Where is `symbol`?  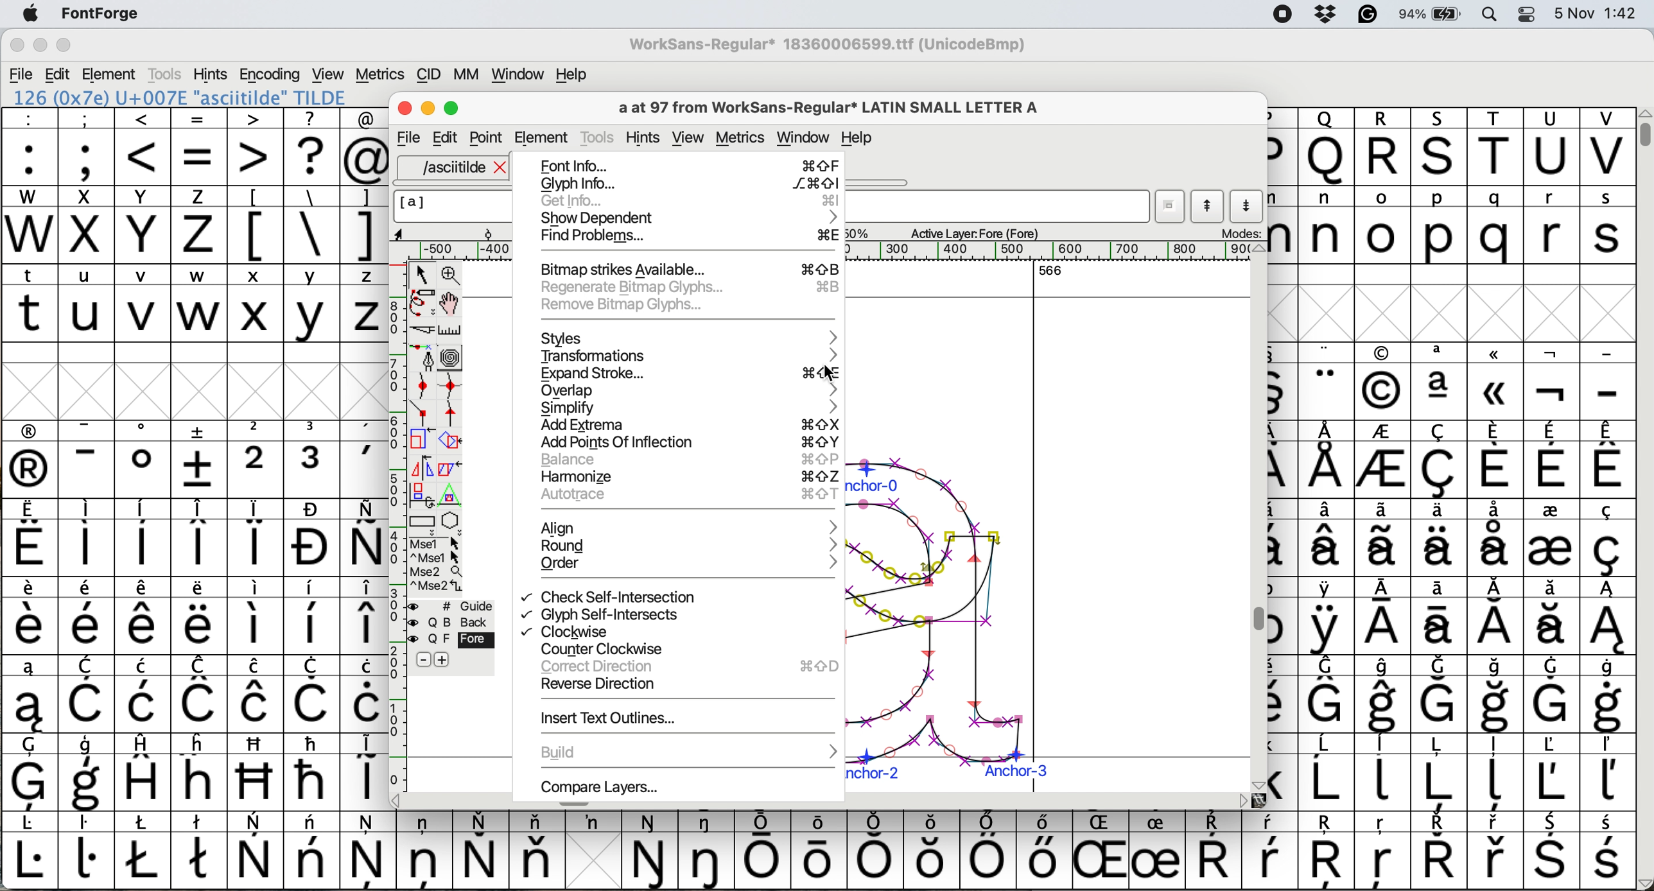 symbol is located at coordinates (143, 459).